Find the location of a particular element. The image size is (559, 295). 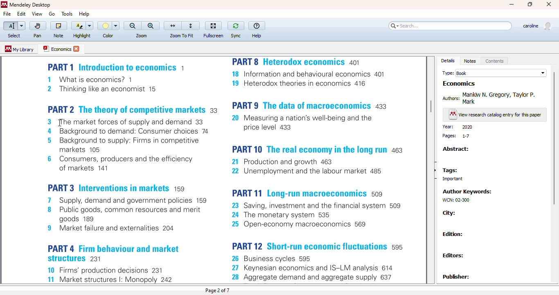

editors is located at coordinates (454, 255).